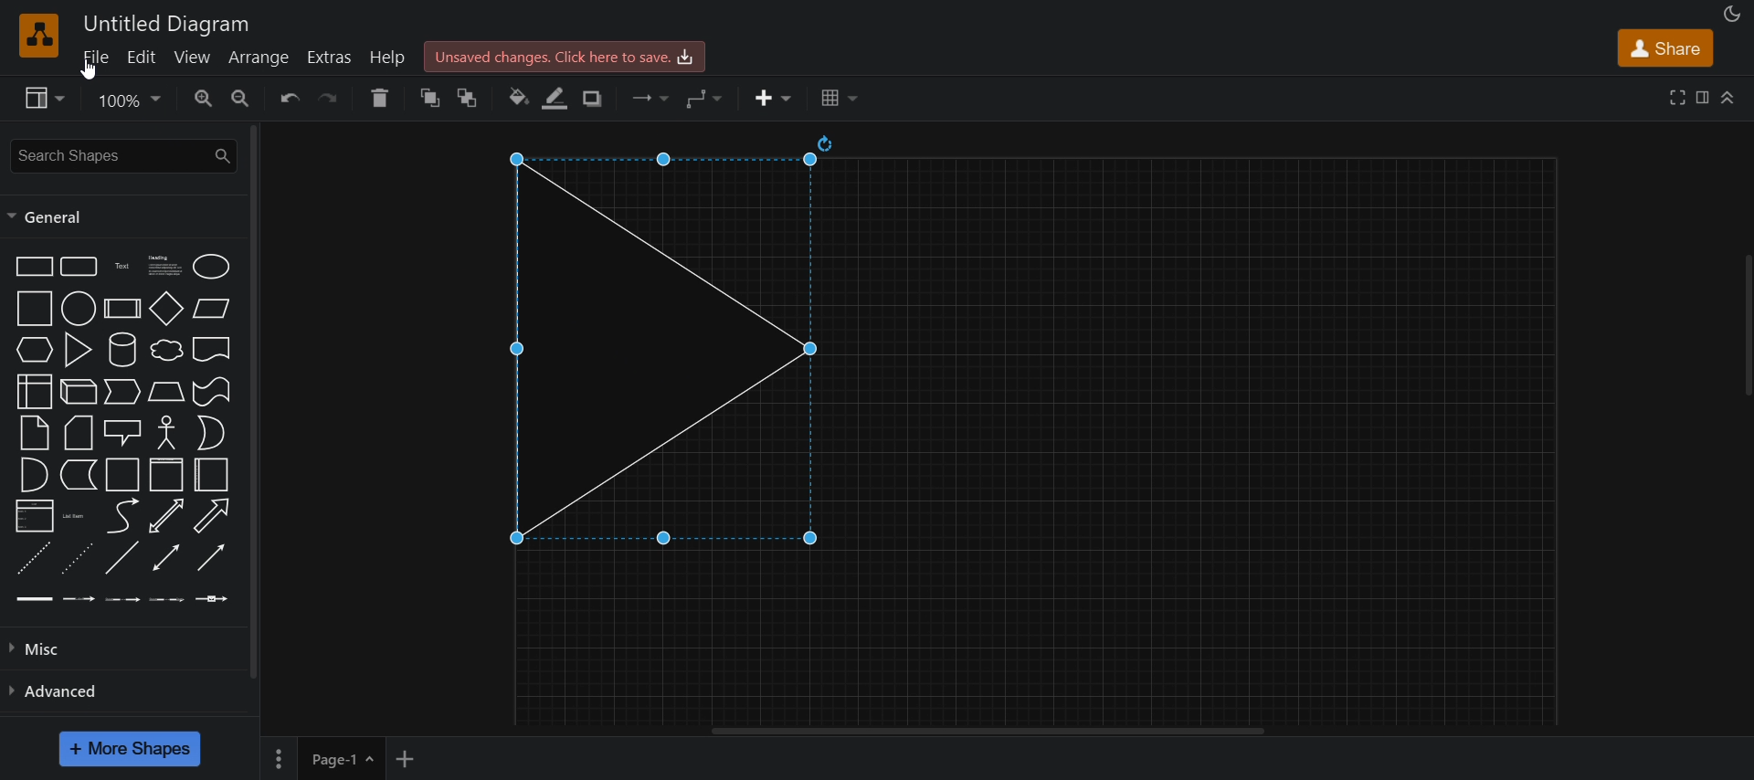 The height and width of the screenshot is (780, 1754). Describe the element at coordinates (211, 392) in the screenshot. I see `tape` at that location.